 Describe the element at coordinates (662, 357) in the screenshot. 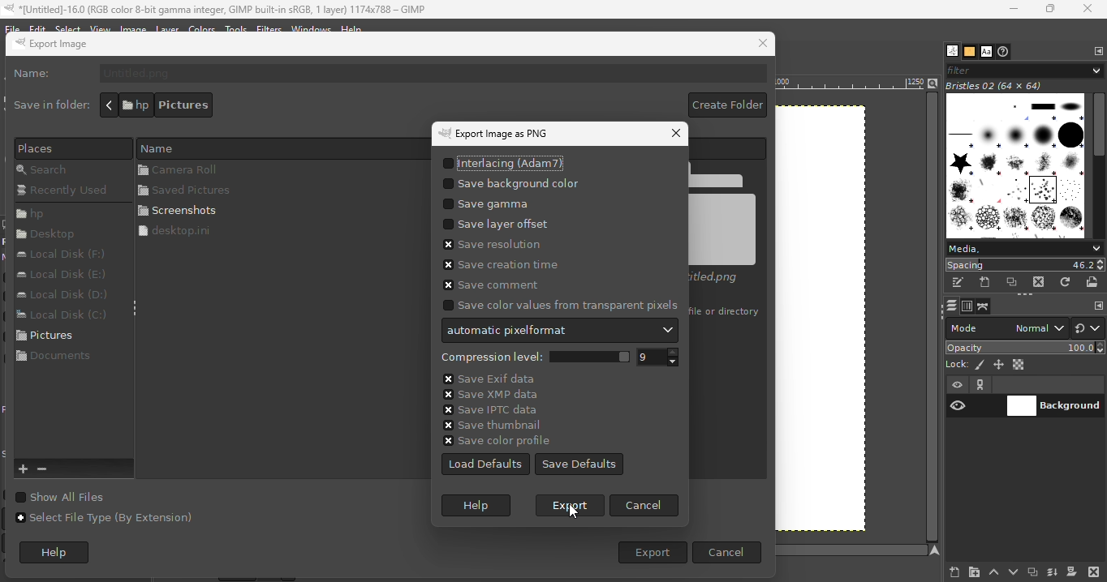

I see `9` at that location.